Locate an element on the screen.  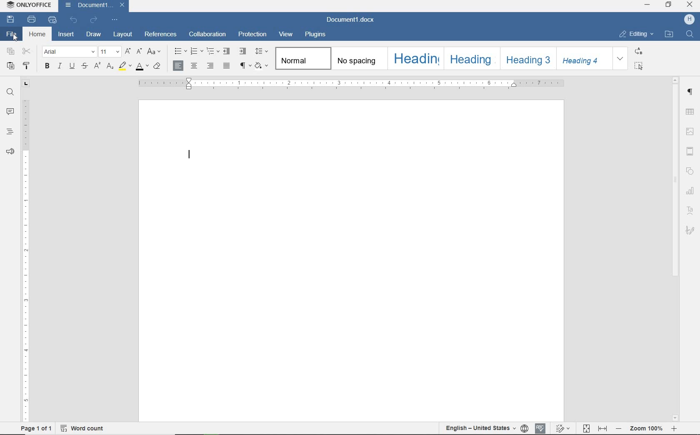
increase indent is located at coordinates (243, 51).